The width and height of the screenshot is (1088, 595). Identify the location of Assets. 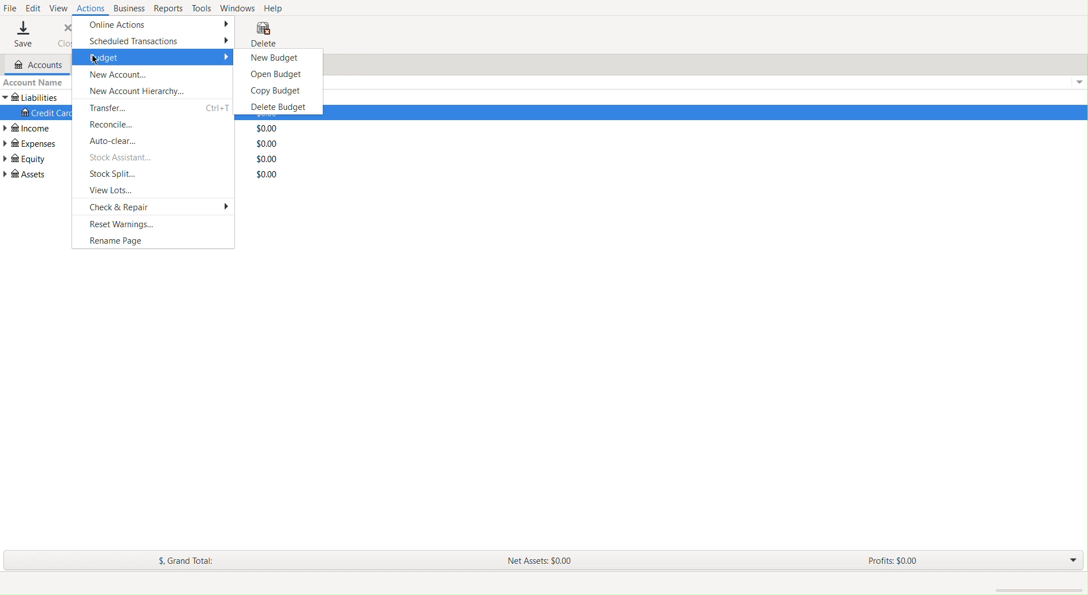
(25, 177).